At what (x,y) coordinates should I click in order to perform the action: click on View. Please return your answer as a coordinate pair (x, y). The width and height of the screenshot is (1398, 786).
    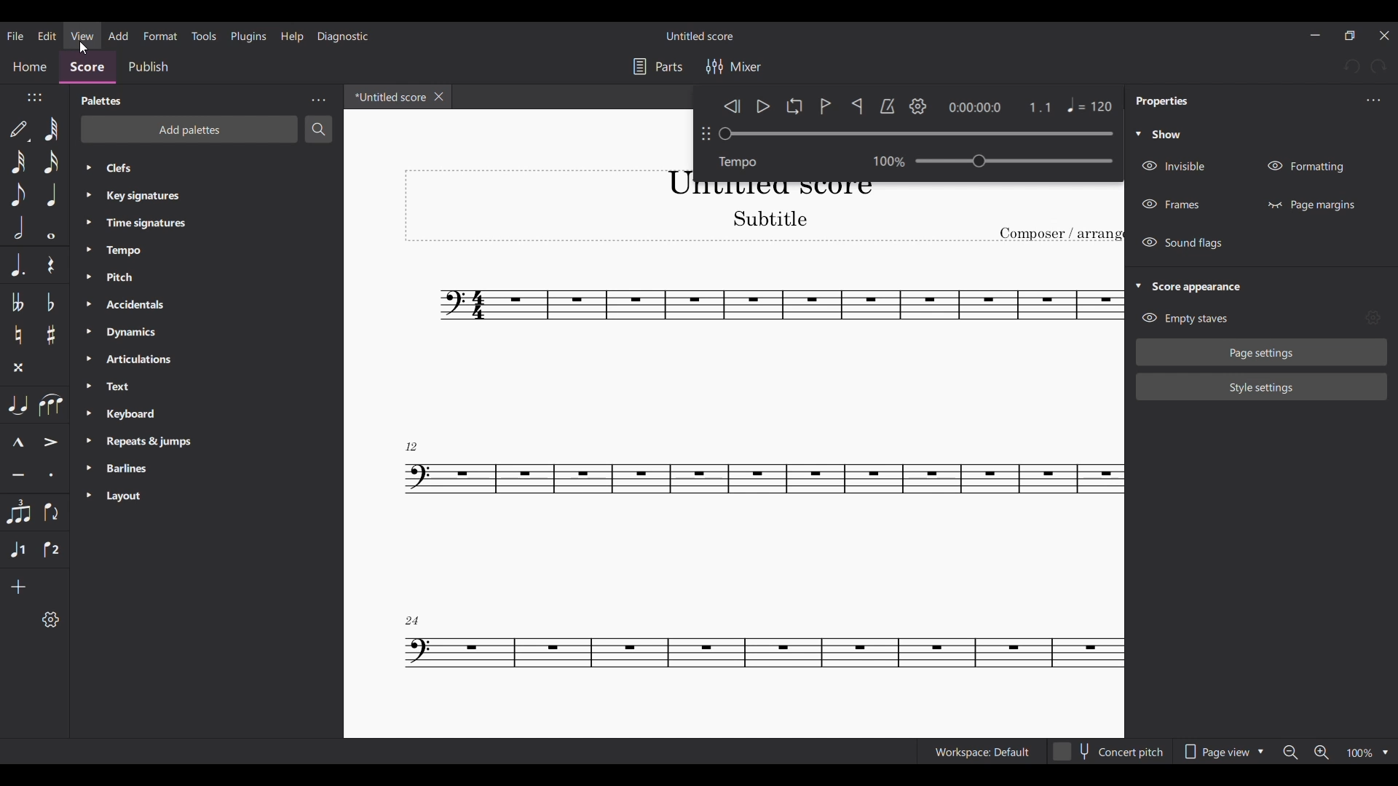
    Looking at the image, I should click on (82, 35).